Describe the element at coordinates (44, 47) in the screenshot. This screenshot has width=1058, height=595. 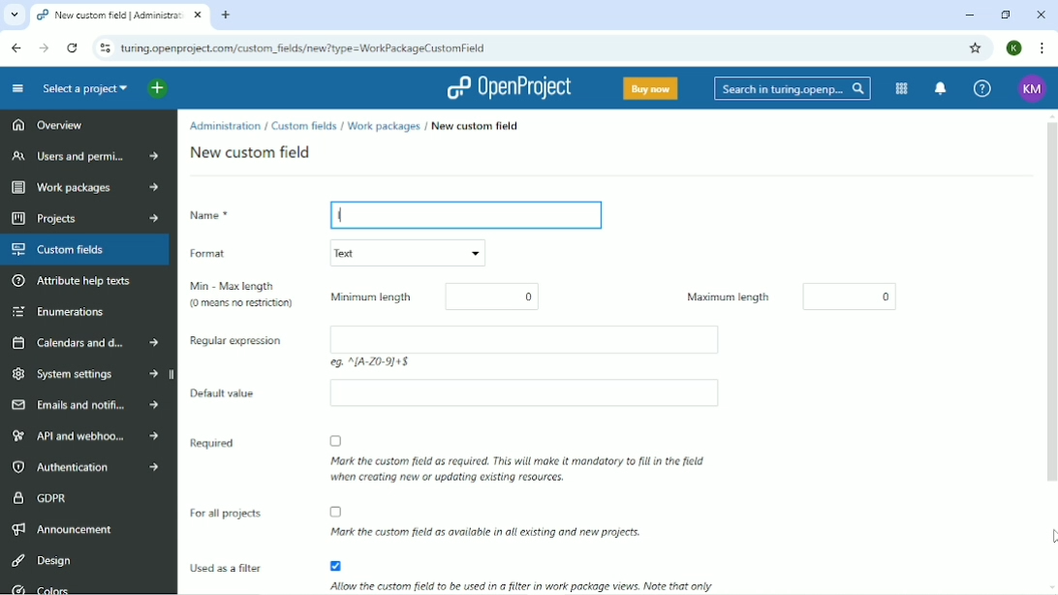
I see `Forward` at that location.